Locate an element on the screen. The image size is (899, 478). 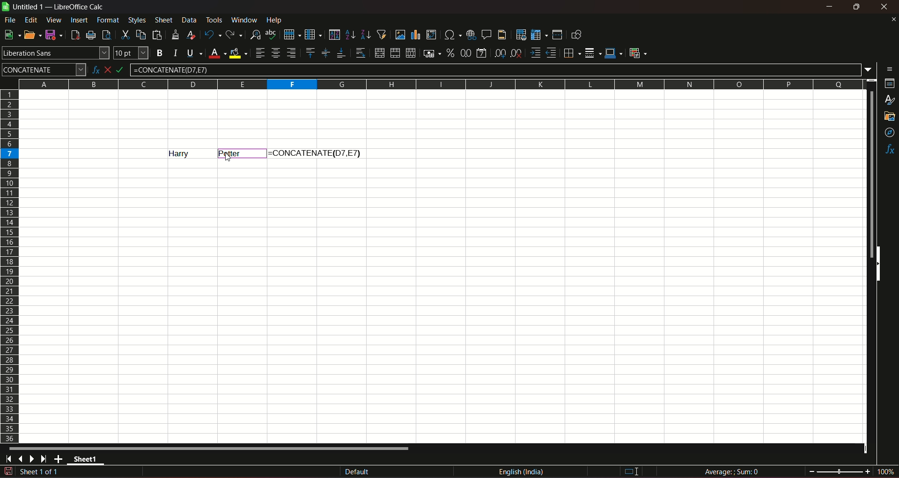
add new sheet is located at coordinates (59, 459).